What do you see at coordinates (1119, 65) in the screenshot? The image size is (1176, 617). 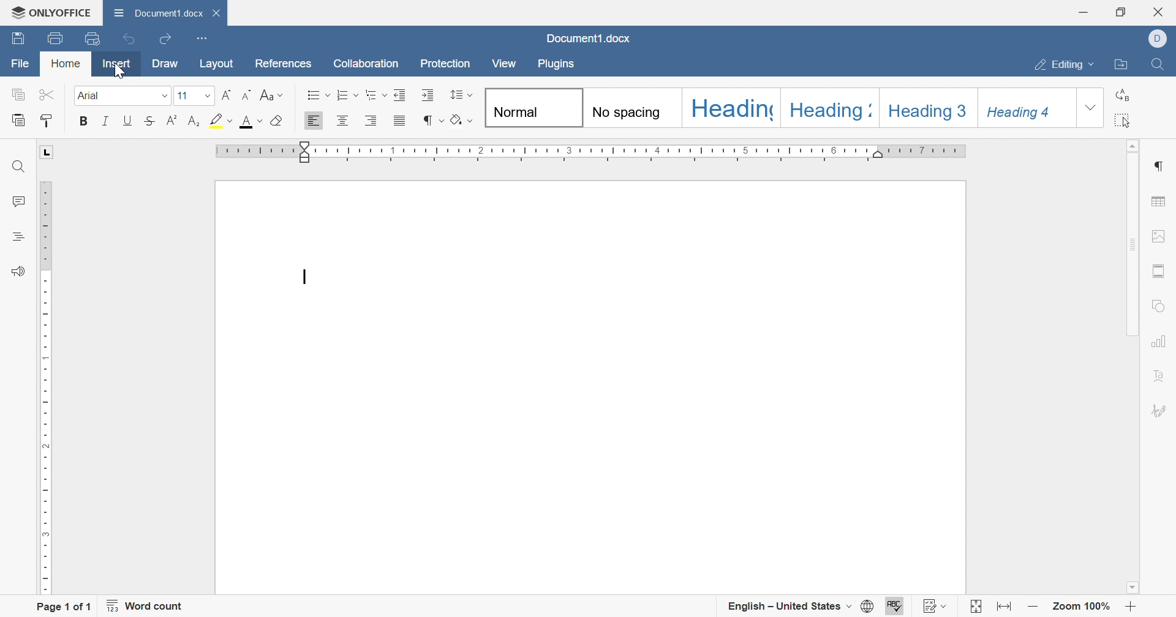 I see `Open file location` at bounding box center [1119, 65].